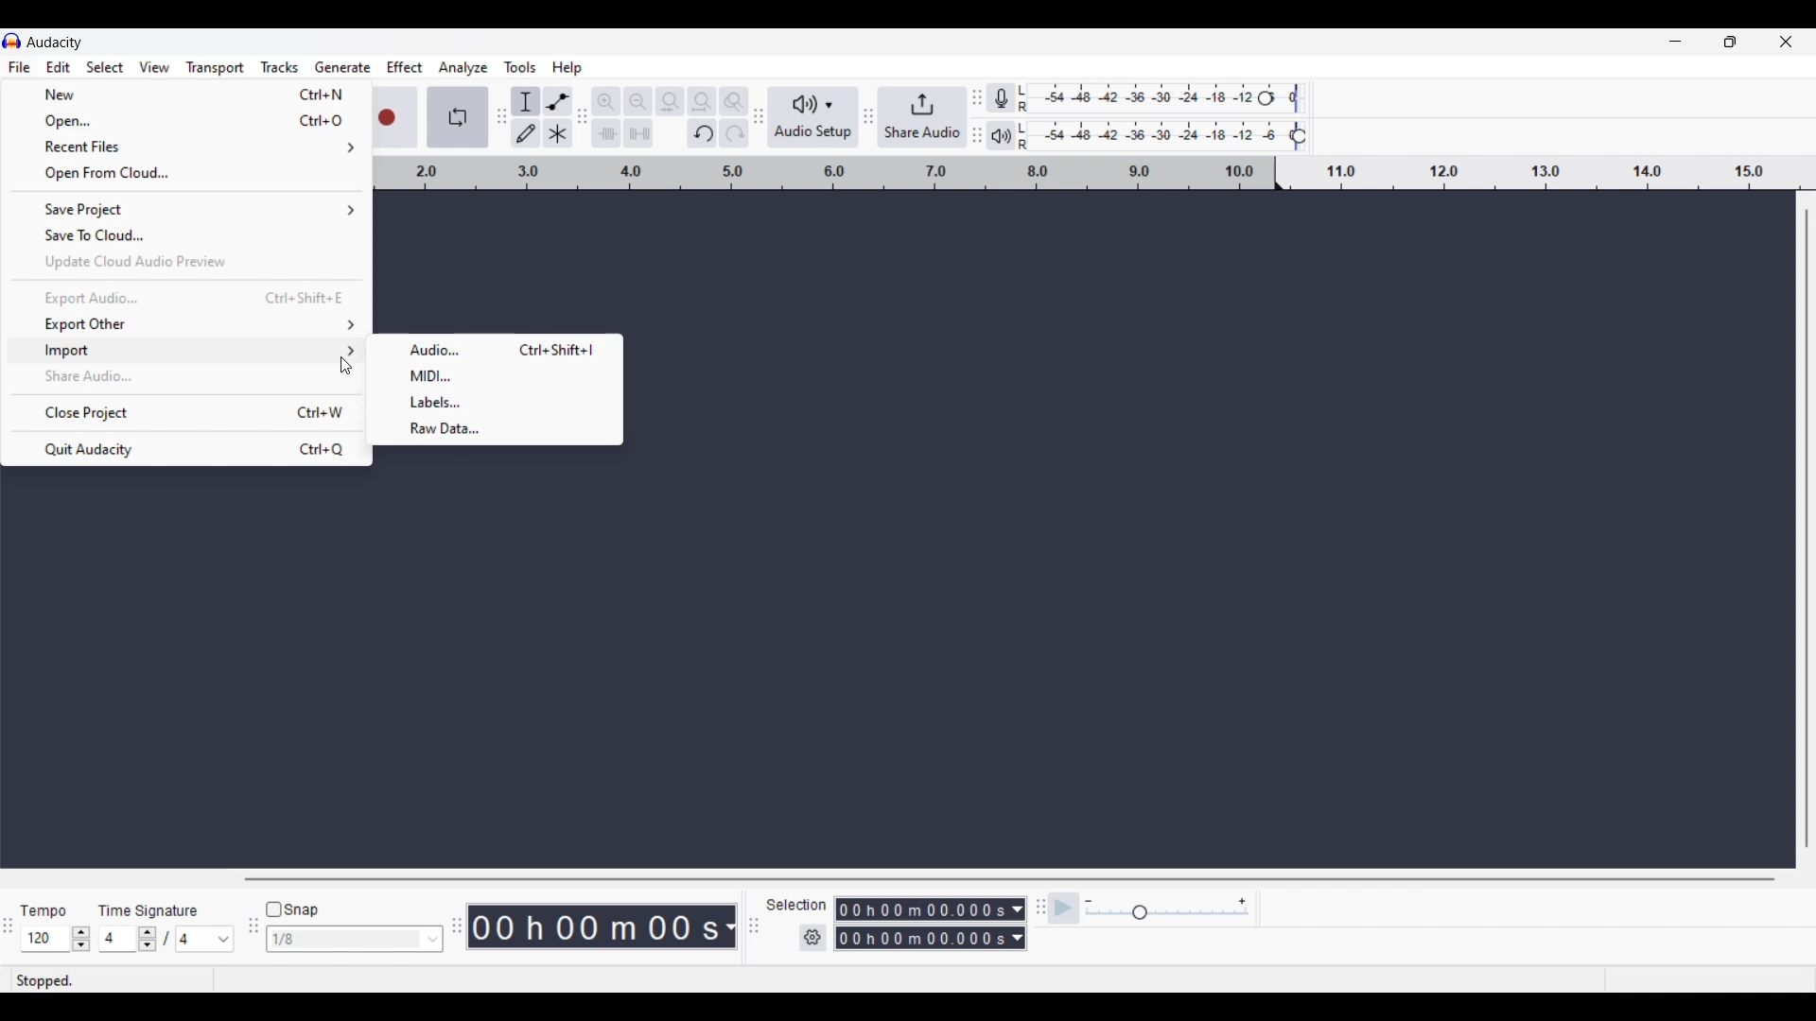 This screenshot has height=1021, width=1816. What do you see at coordinates (343, 67) in the screenshot?
I see `Generate menu` at bounding box center [343, 67].